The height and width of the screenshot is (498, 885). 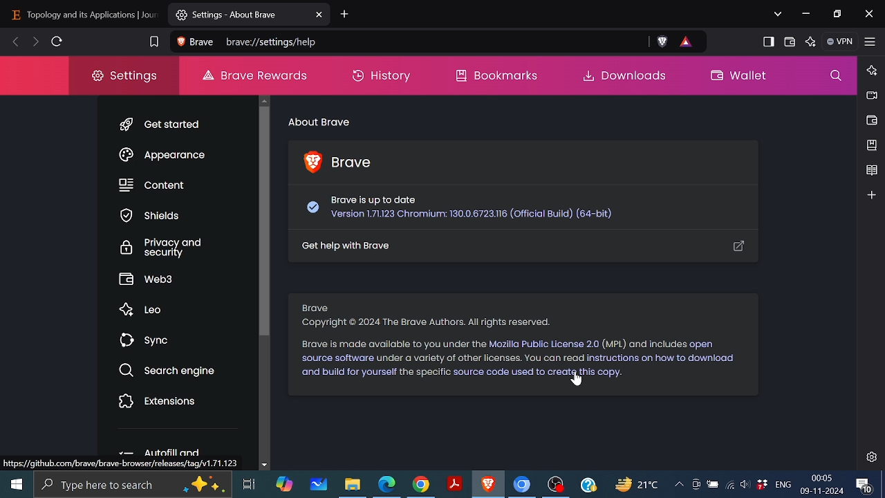 What do you see at coordinates (522, 486) in the screenshot?
I see `Chromium` at bounding box center [522, 486].